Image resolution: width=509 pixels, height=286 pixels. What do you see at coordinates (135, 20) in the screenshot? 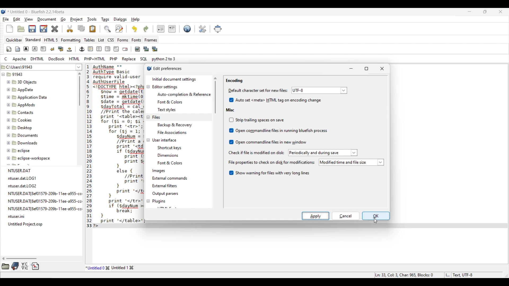
I see `Help menu` at bounding box center [135, 20].